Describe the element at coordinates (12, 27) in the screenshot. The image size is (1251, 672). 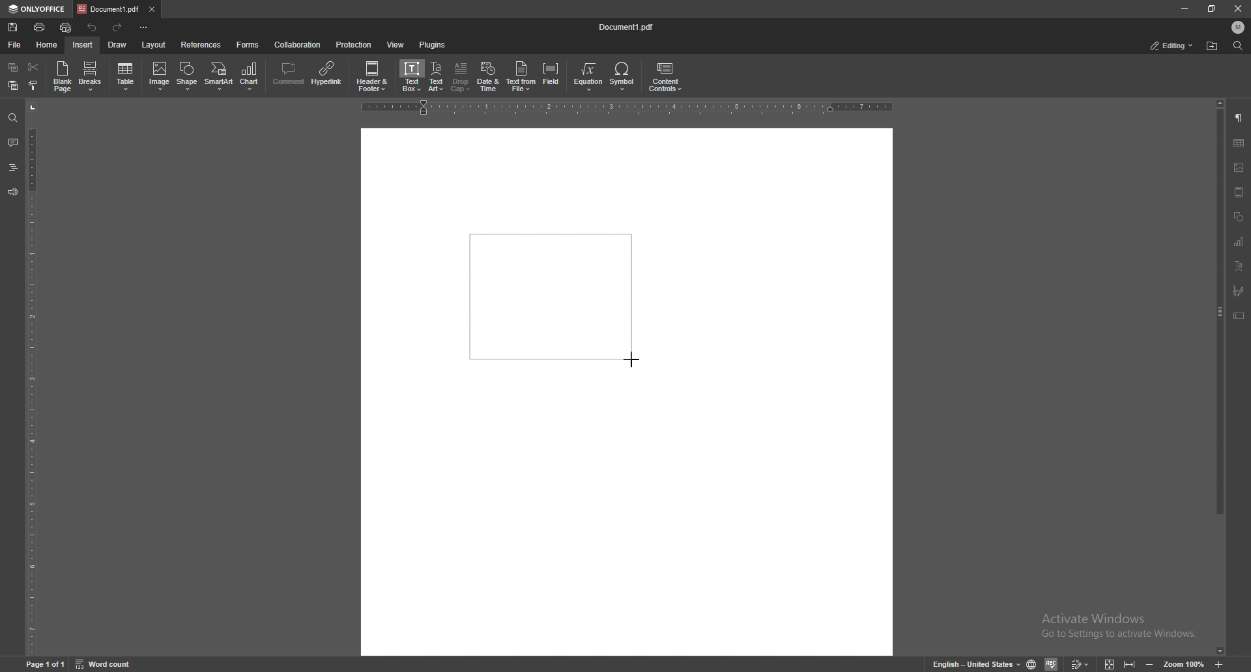
I see `save` at that location.